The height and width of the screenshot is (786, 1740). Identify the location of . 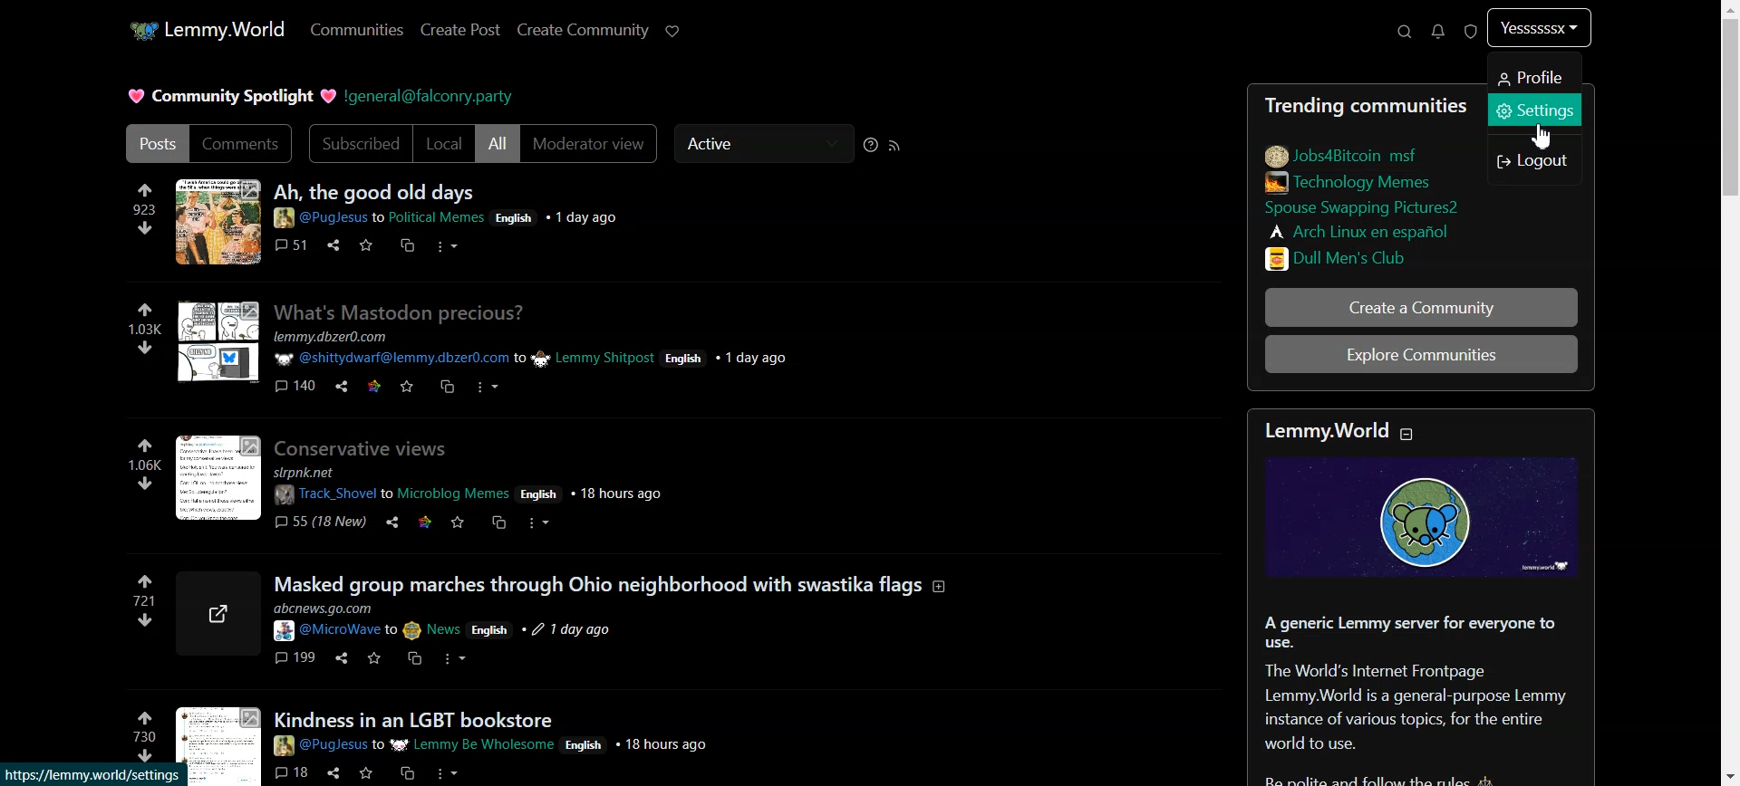
(336, 244).